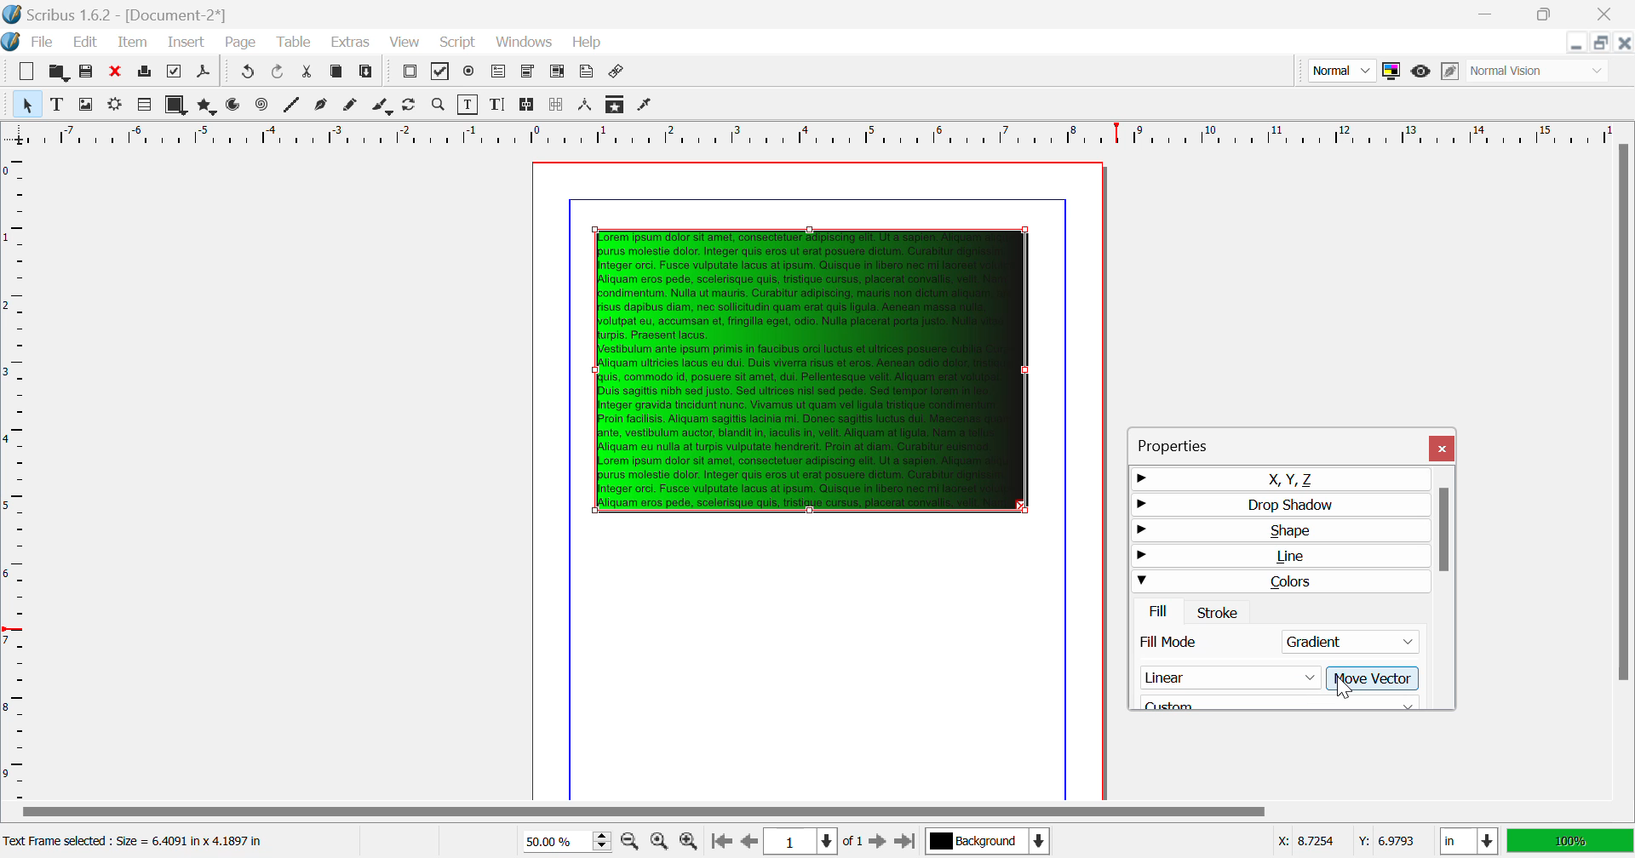  I want to click on Scroll Bar, so click(817, 813).